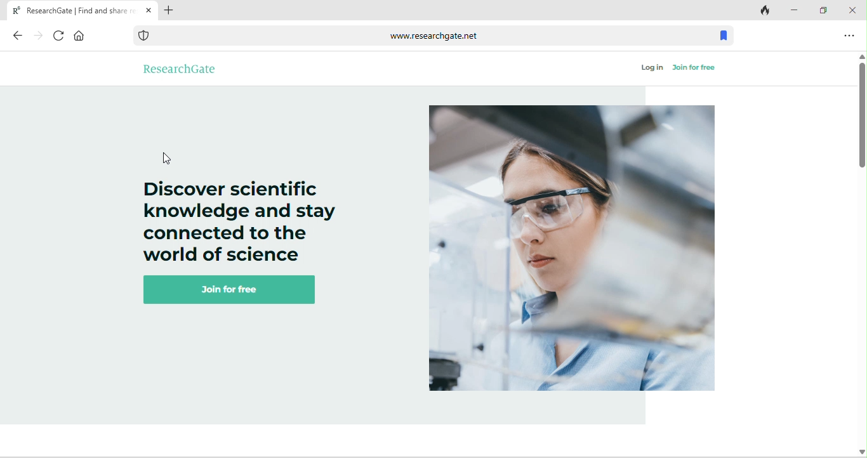  What do you see at coordinates (81, 10) in the screenshot?
I see `Current page` at bounding box center [81, 10].